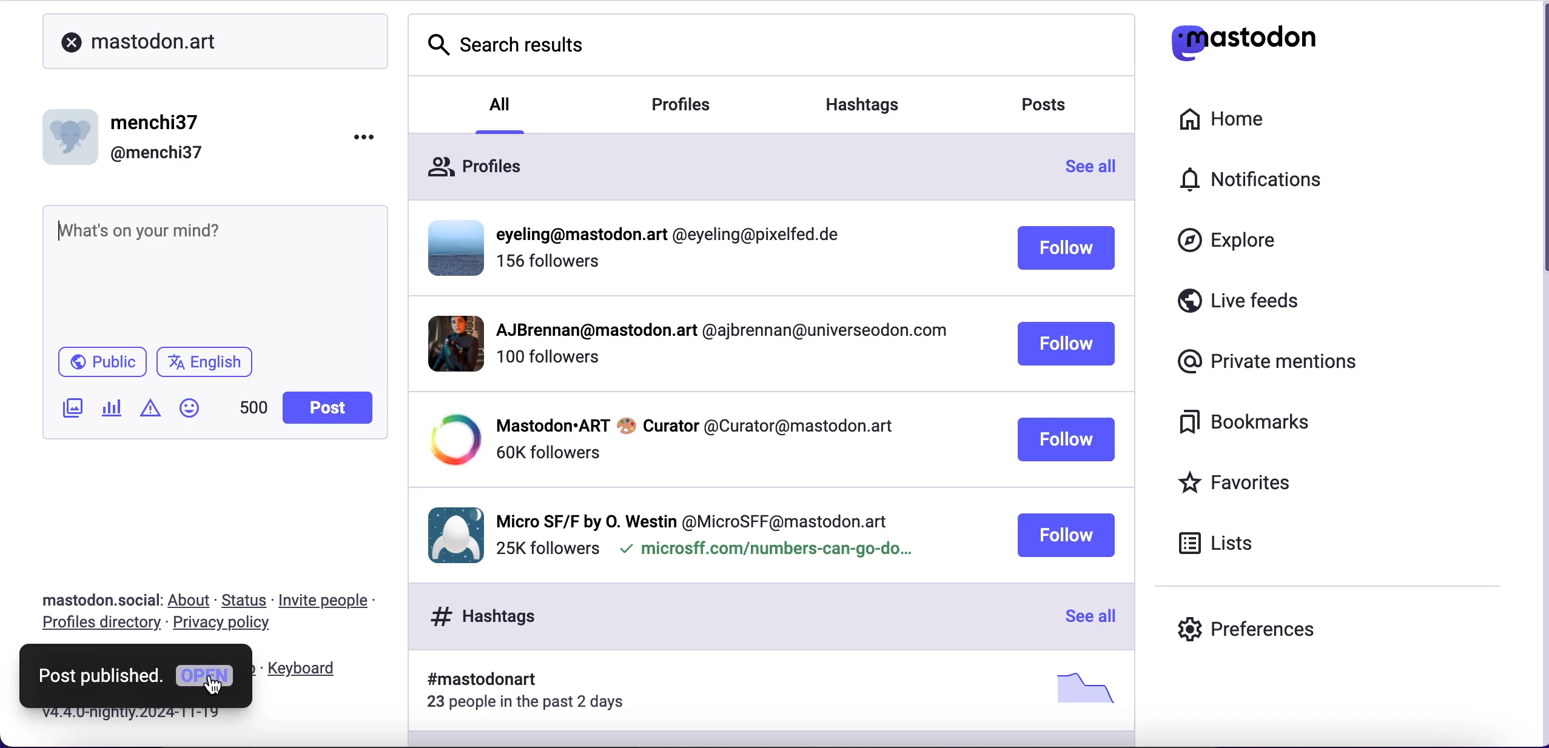 Image resolution: width=1549 pixels, height=748 pixels. I want to click on see all, so click(1089, 166).